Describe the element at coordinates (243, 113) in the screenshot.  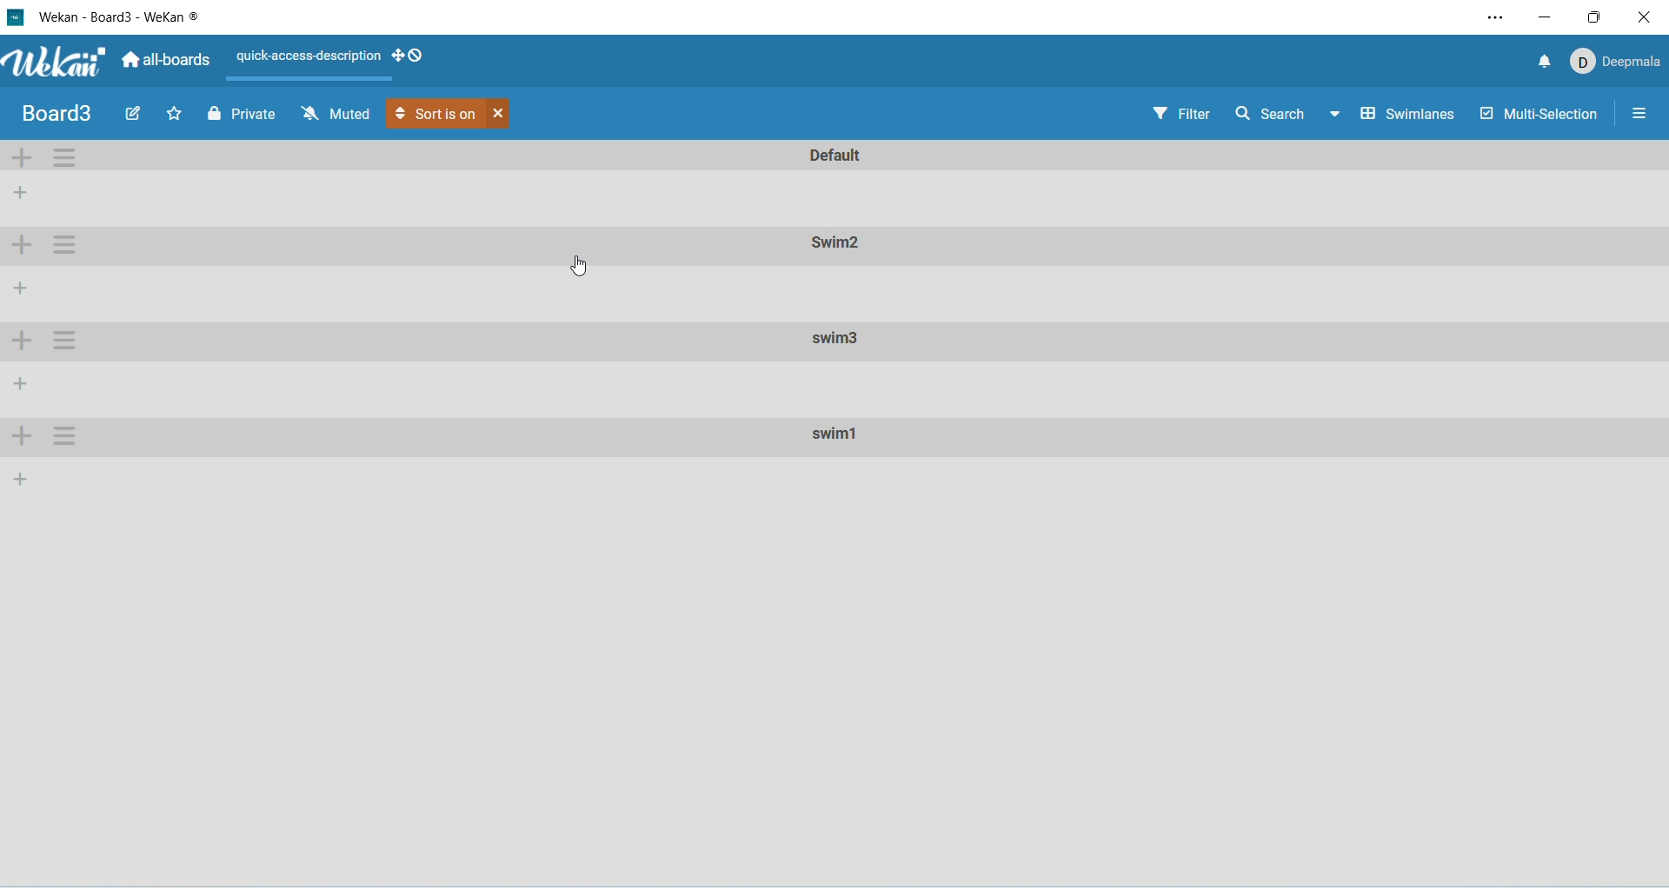
I see `private` at that location.